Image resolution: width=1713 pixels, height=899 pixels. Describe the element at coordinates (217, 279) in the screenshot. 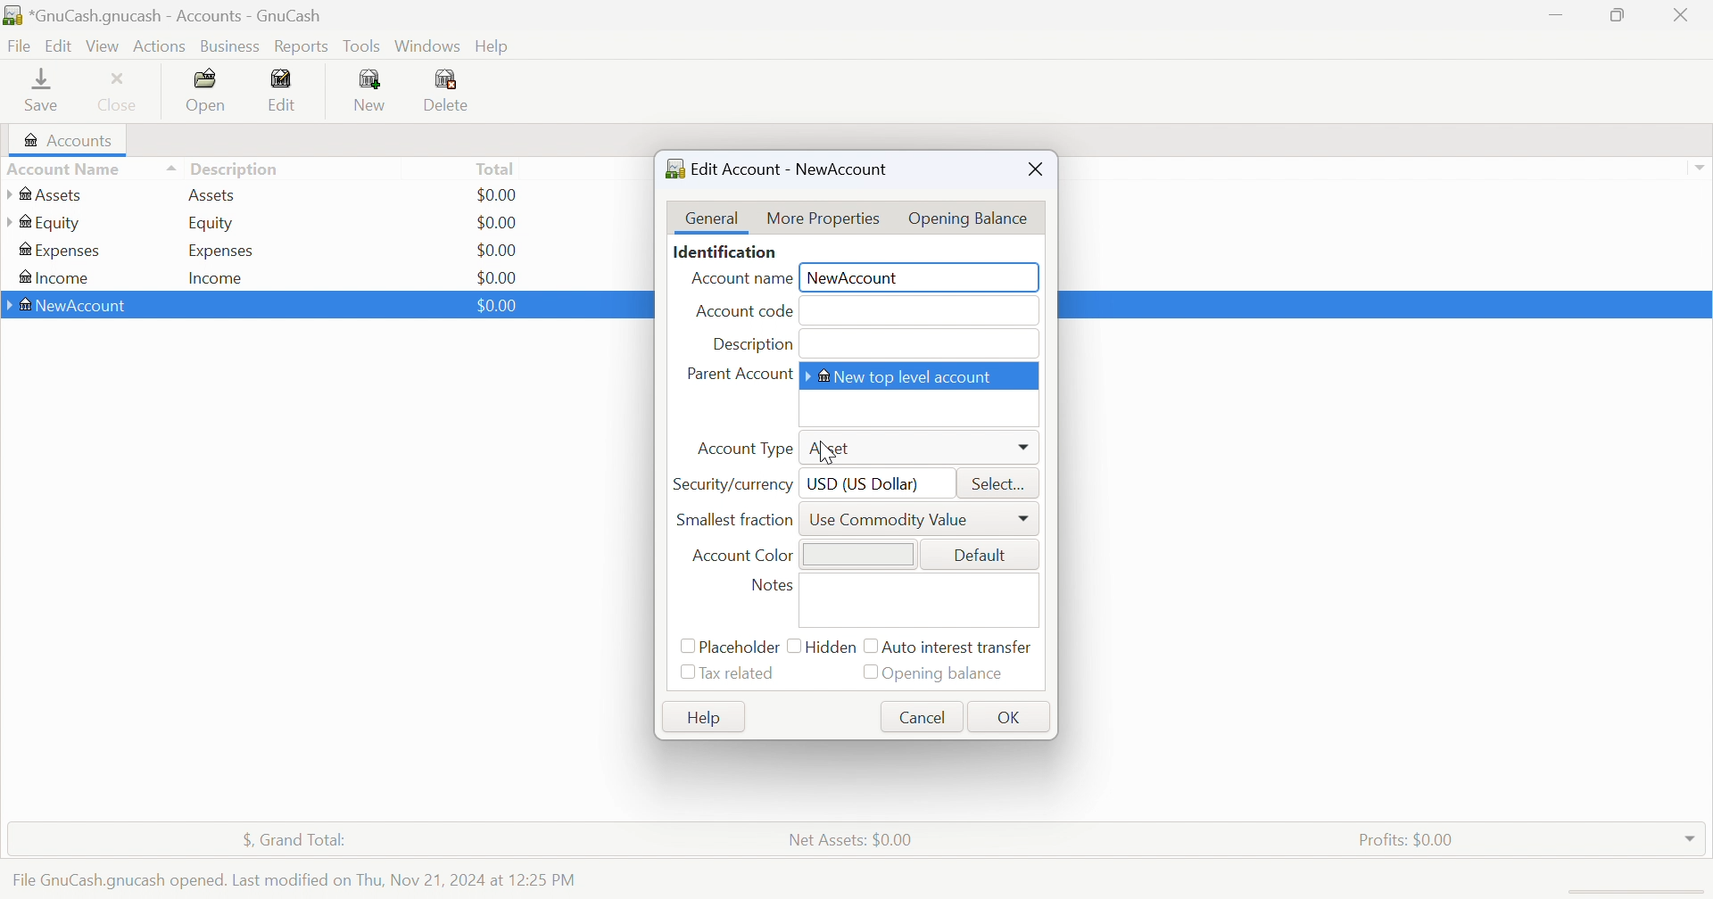

I see `Income` at that location.